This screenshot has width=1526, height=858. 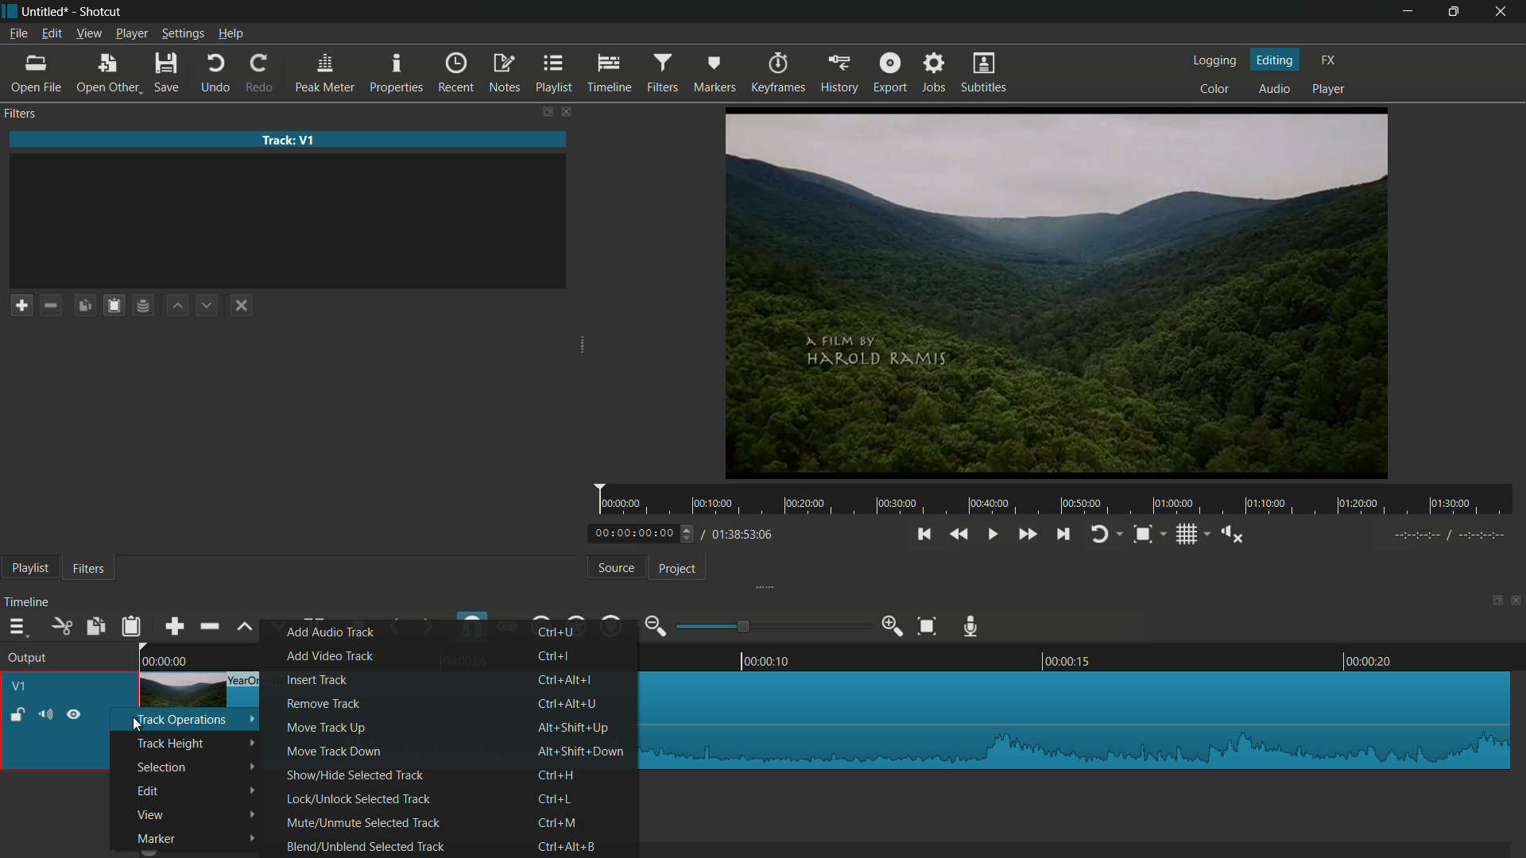 What do you see at coordinates (891, 73) in the screenshot?
I see `export` at bounding box center [891, 73].